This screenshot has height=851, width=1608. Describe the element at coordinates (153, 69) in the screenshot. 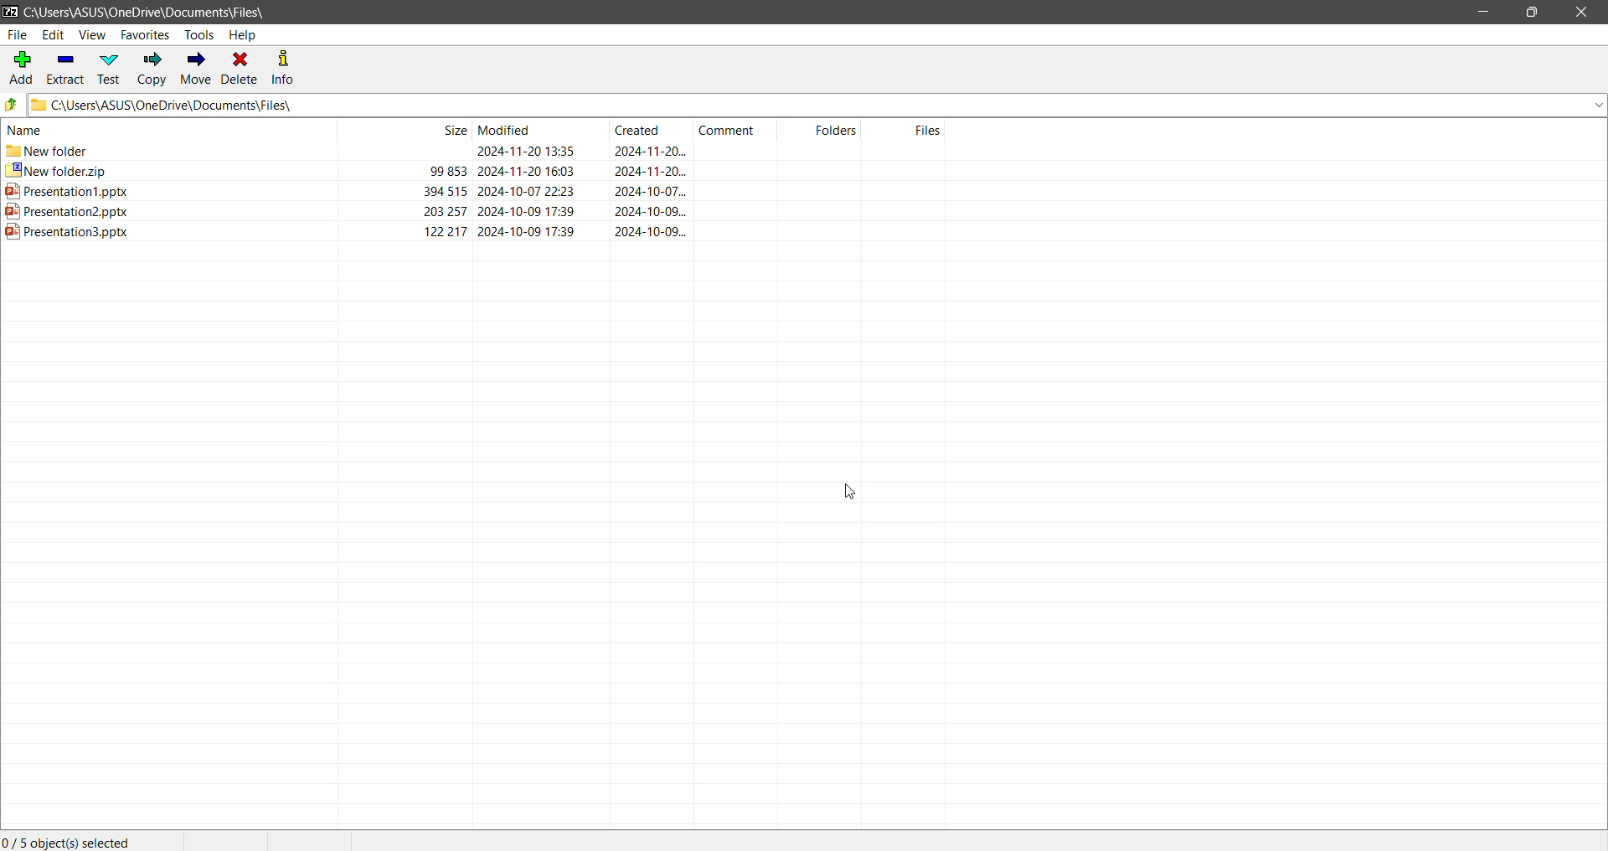

I see `Copy` at that location.